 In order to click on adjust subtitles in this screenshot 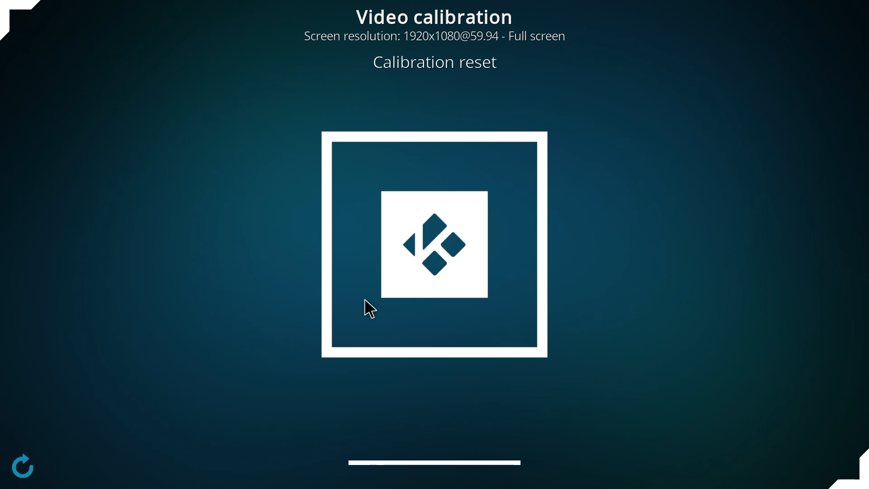, I will do `click(441, 466)`.